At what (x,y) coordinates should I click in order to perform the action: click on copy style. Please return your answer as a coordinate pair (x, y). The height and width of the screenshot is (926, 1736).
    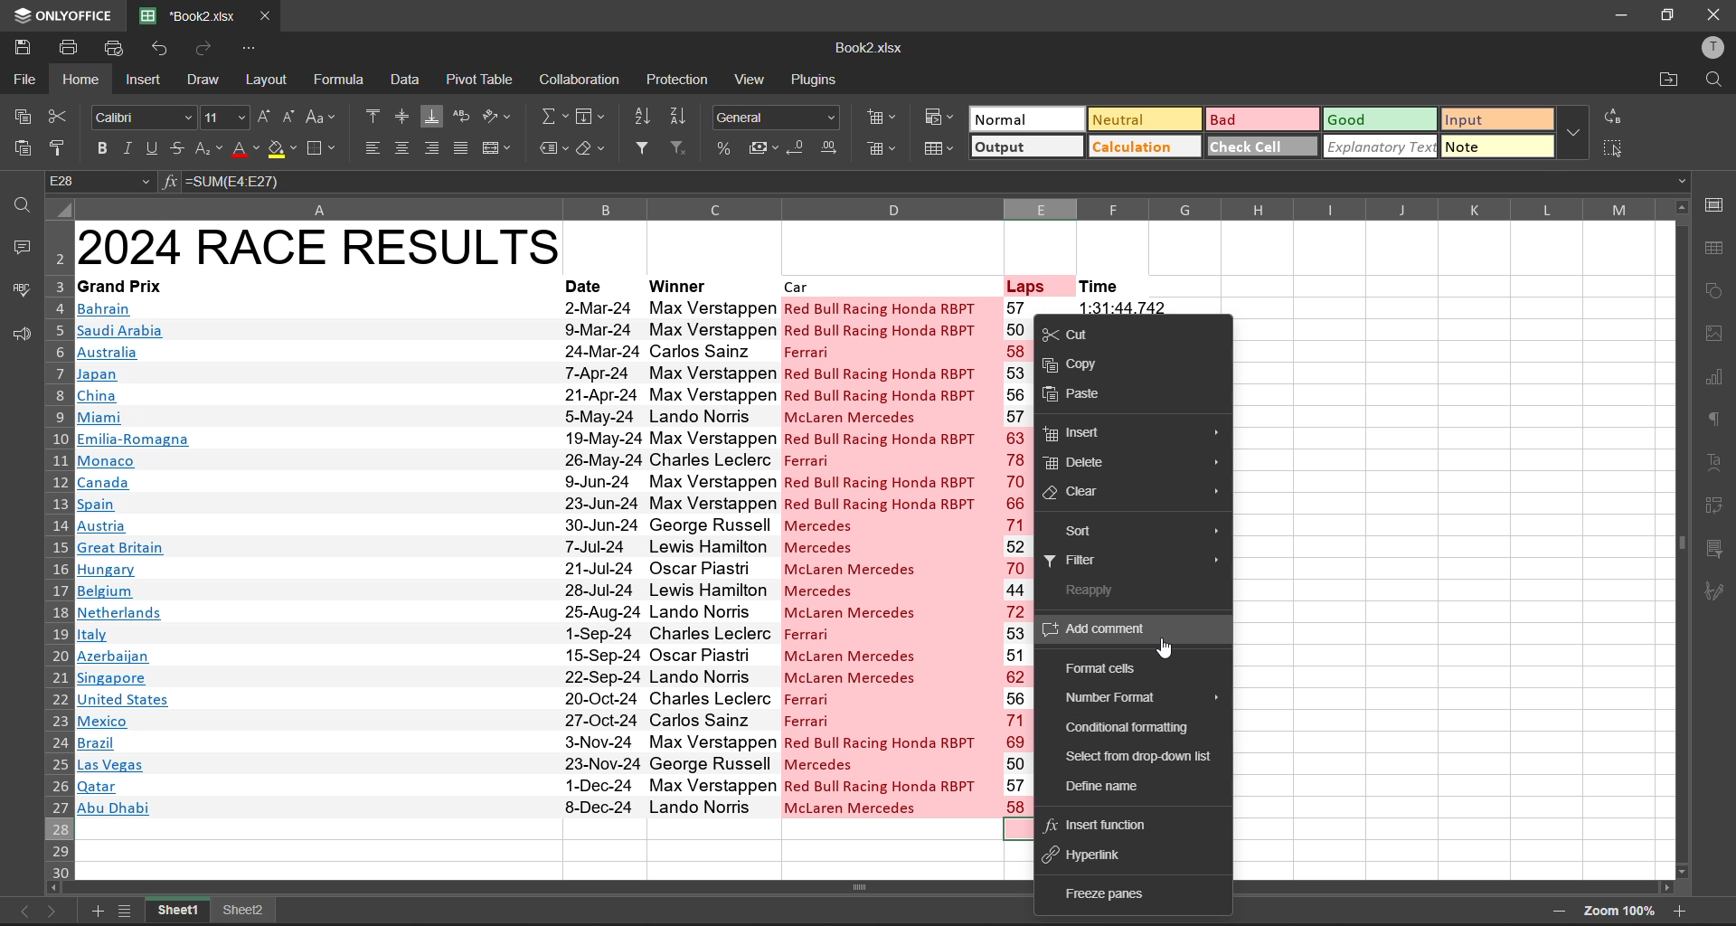
    Looking at the image, I should click on (59, 148).